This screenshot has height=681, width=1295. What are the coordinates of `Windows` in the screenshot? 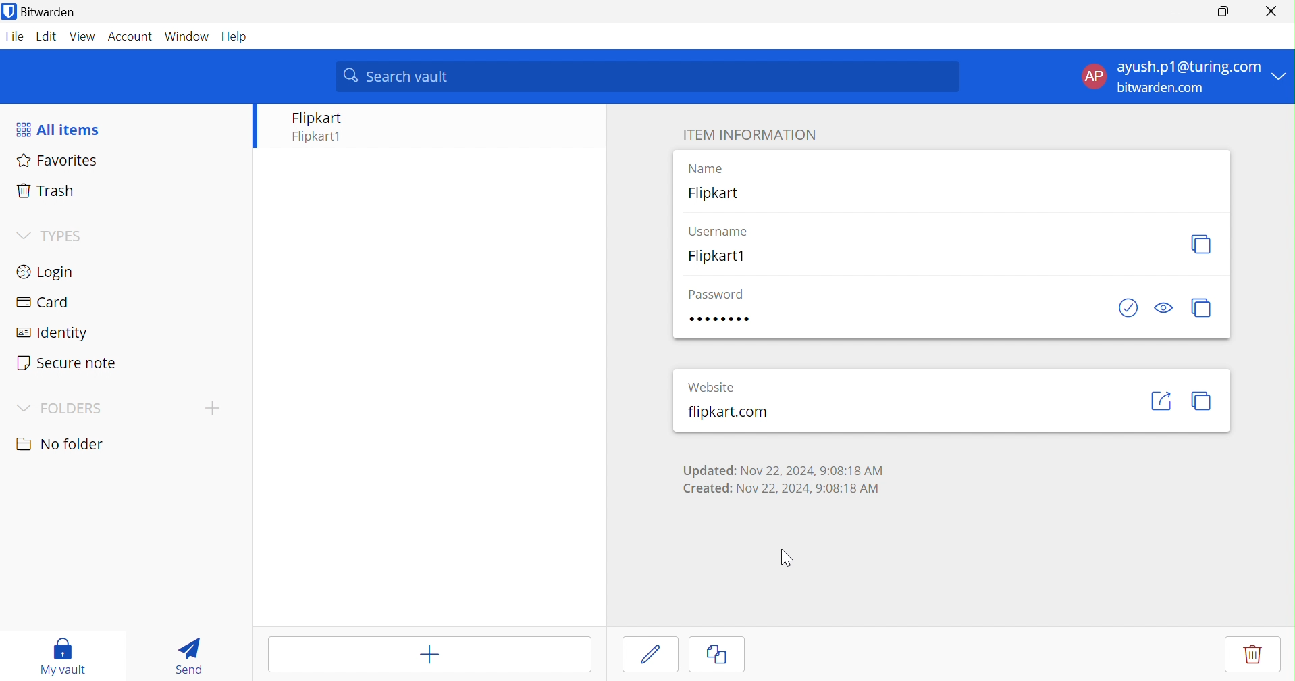 It's located at (188, 36).